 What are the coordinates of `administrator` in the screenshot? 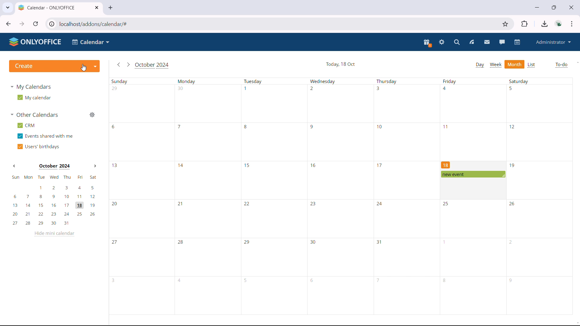 It's located at (553, 42).